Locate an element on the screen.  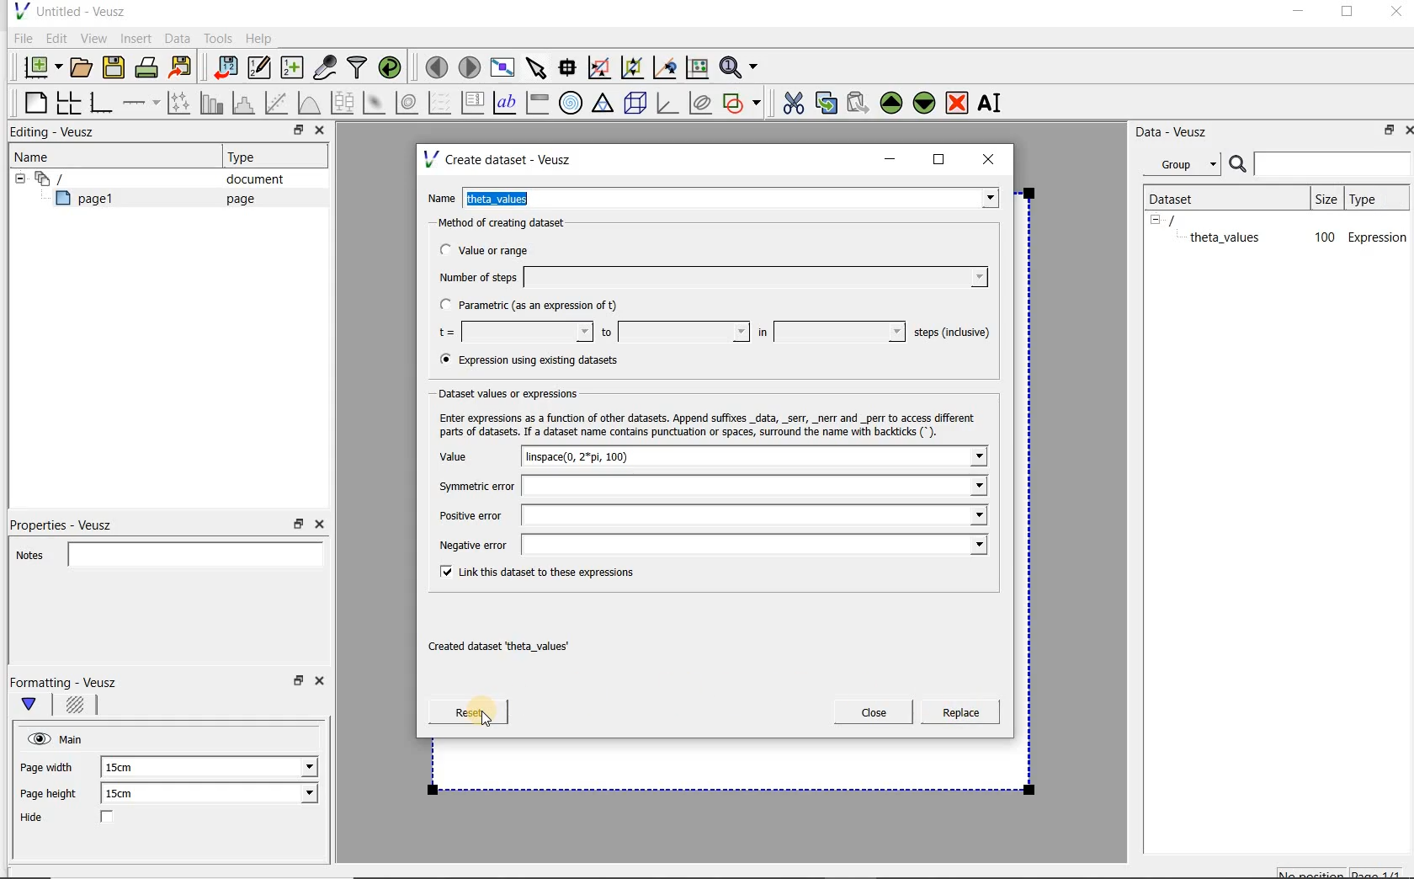
Document widget is located at coordinates (79, 178).